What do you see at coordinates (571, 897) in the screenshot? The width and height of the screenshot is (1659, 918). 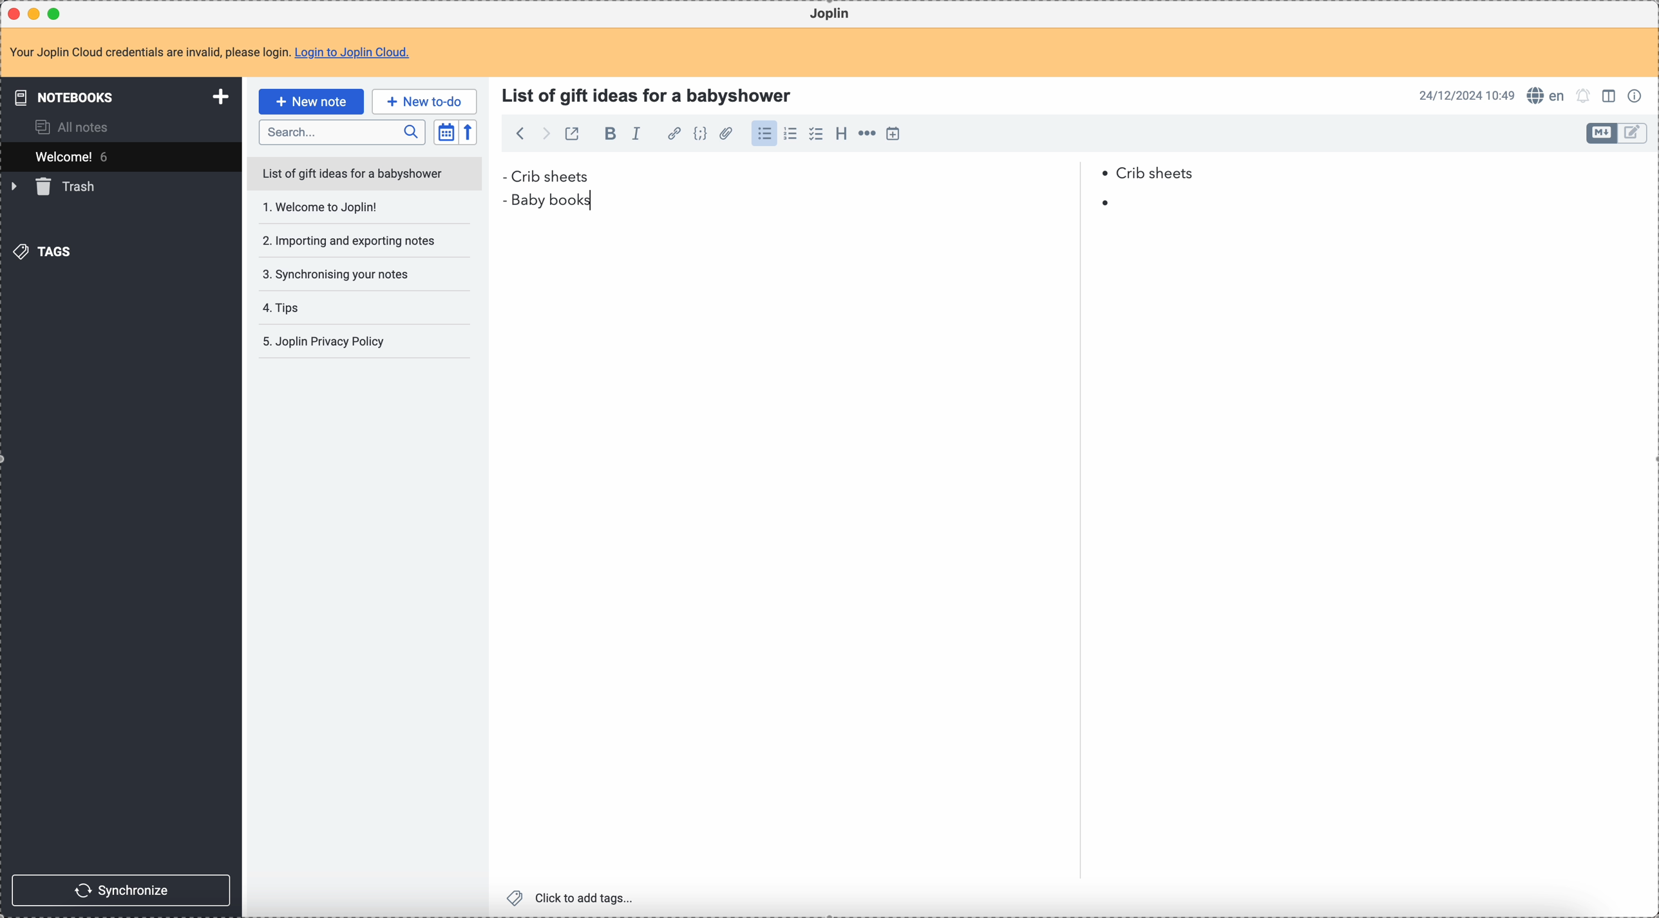 I see `click to add tags` at bounding box center [571, 897].